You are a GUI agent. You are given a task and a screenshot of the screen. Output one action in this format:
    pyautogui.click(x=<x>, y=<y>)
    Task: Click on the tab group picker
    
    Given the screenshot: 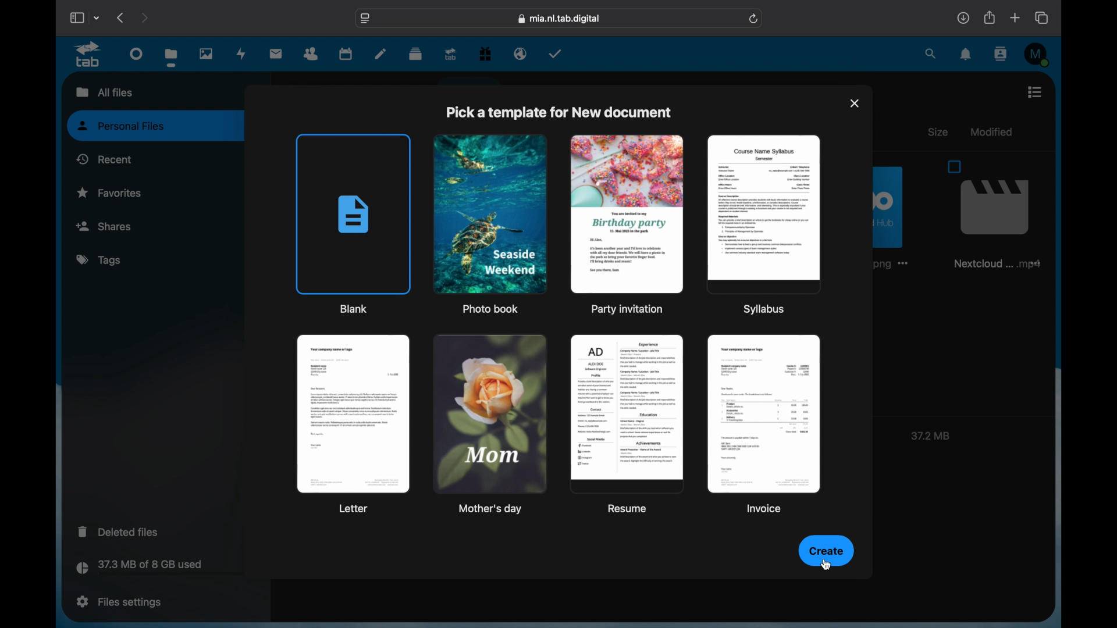 What is the action you would take?
    pyautogui.click(x=97, y=17)
    